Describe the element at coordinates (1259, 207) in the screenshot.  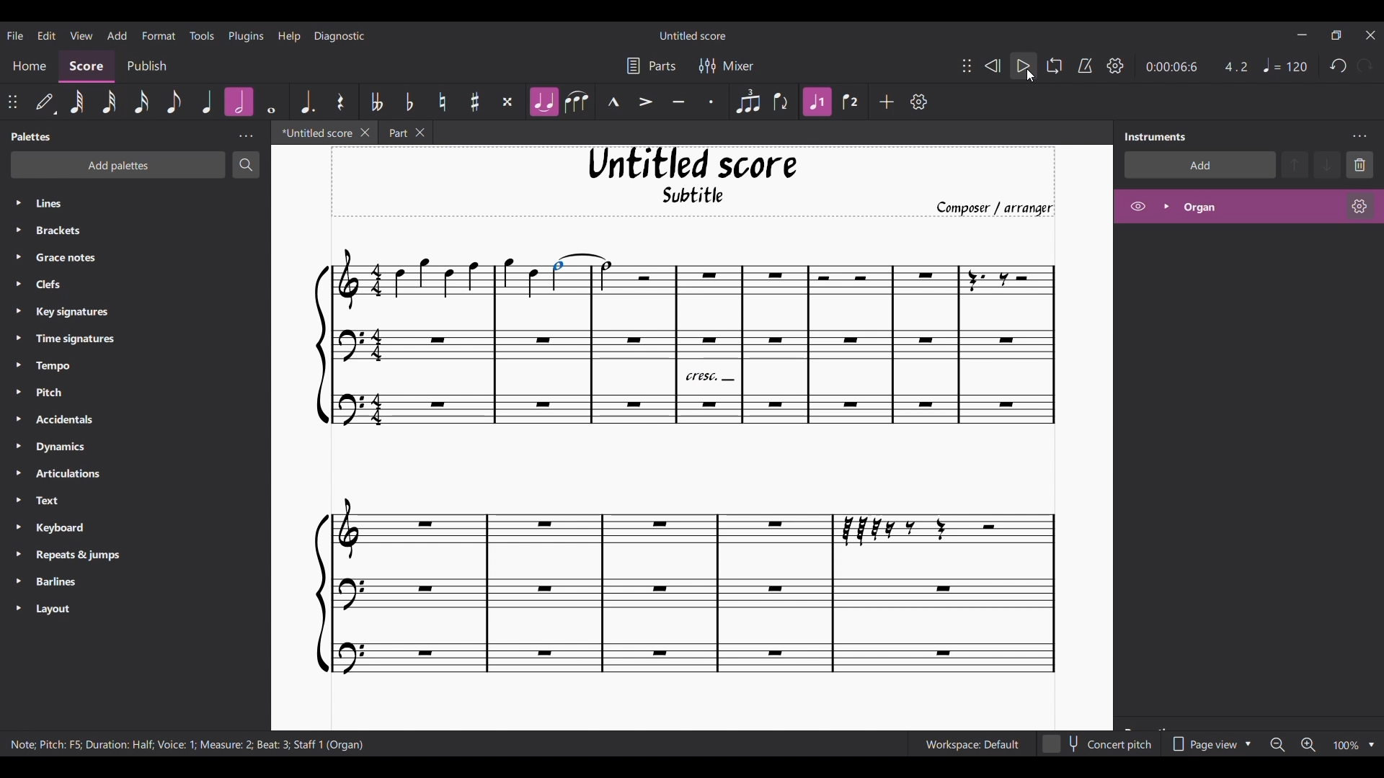
I see `Current instrument` at that location.